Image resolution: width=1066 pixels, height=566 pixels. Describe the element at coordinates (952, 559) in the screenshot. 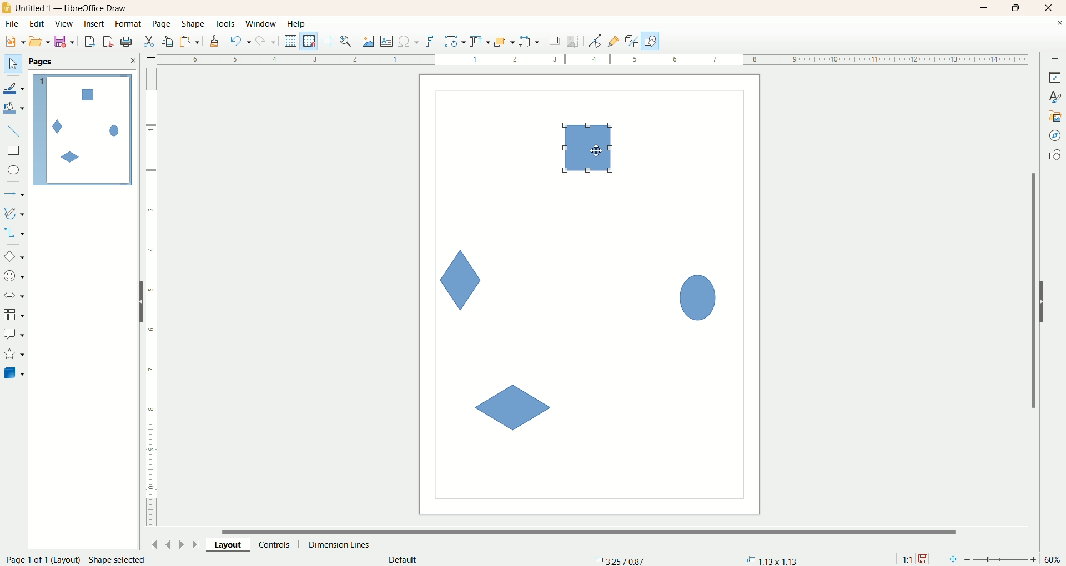

I see `fit to current window` at that location.